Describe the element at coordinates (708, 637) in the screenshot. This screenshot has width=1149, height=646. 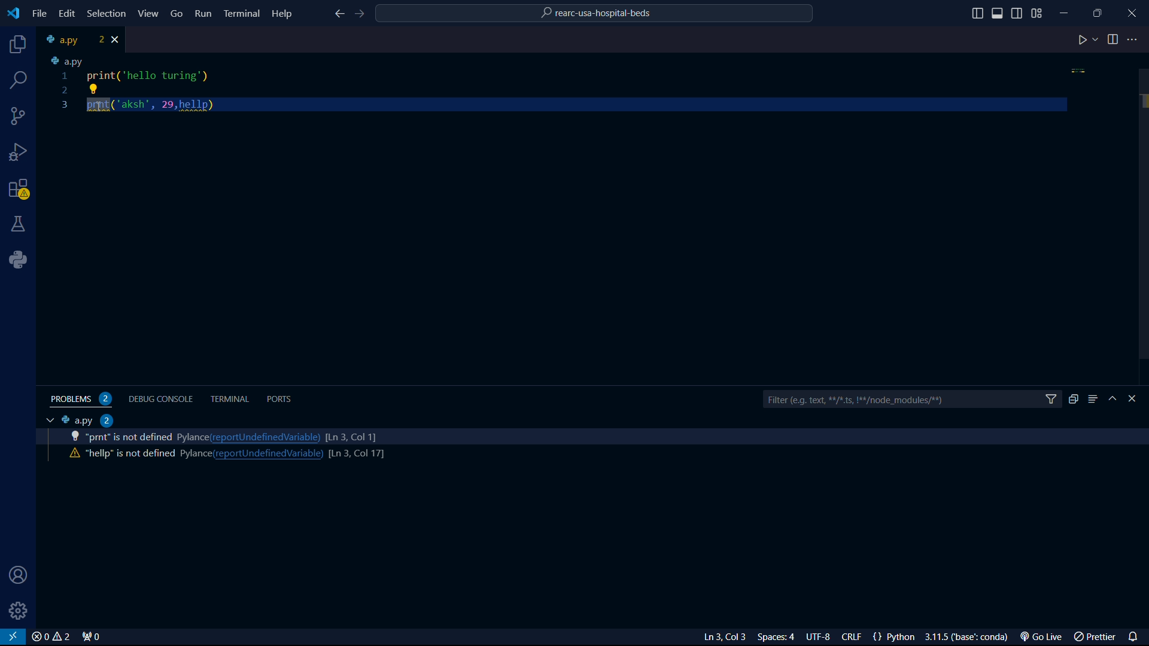
I see `Ln 3 Col 23` at that location.